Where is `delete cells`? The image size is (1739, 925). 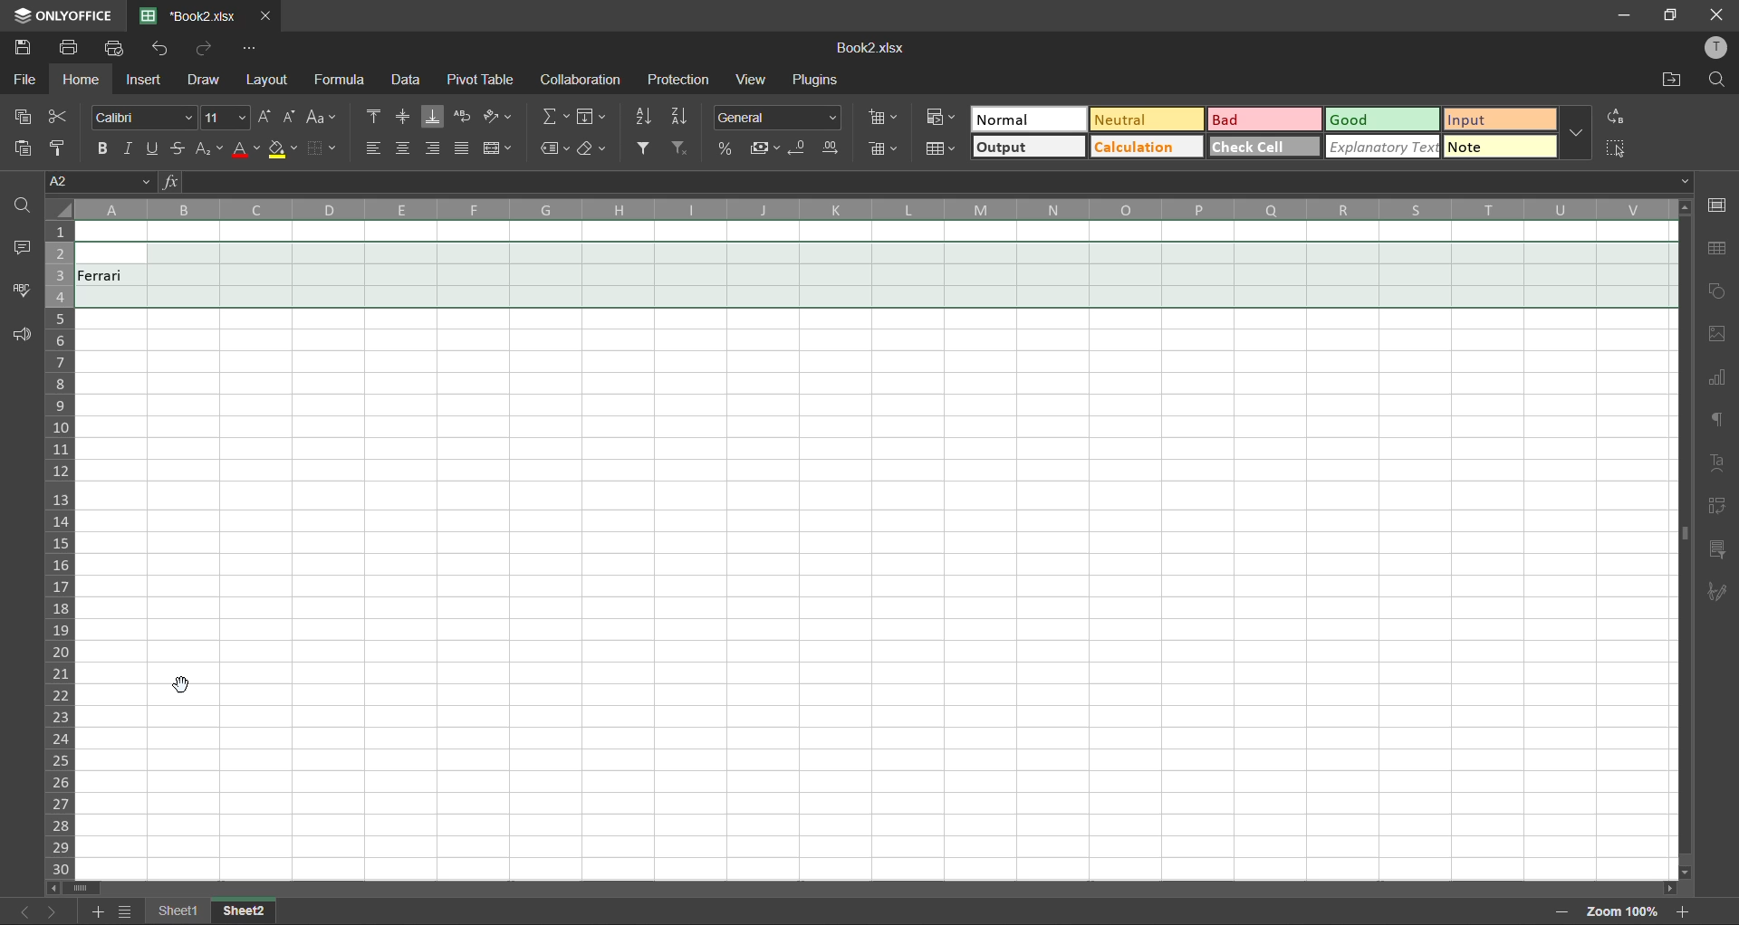
delete cells is located at coordinates (885, 150).